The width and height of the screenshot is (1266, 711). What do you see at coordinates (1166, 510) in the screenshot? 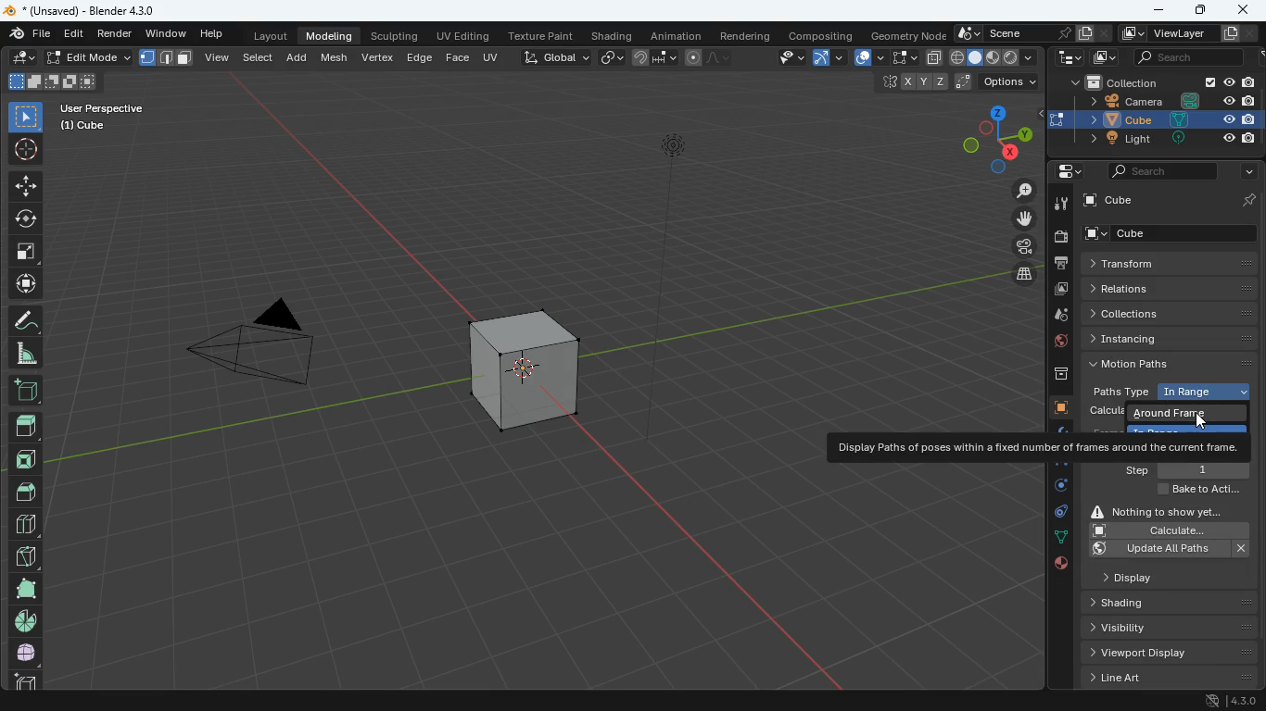
I see `warning` at bounding box center [1166, 510].